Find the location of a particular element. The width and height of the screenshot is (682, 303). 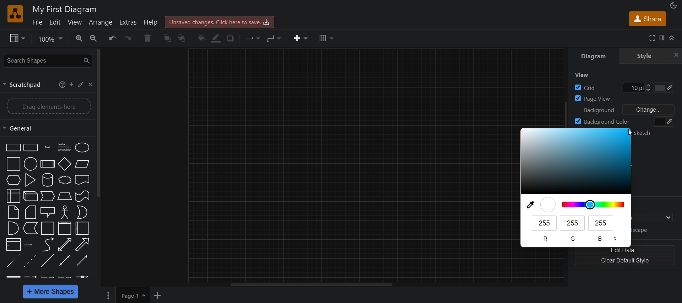

background is located at coordinates (597, 109).